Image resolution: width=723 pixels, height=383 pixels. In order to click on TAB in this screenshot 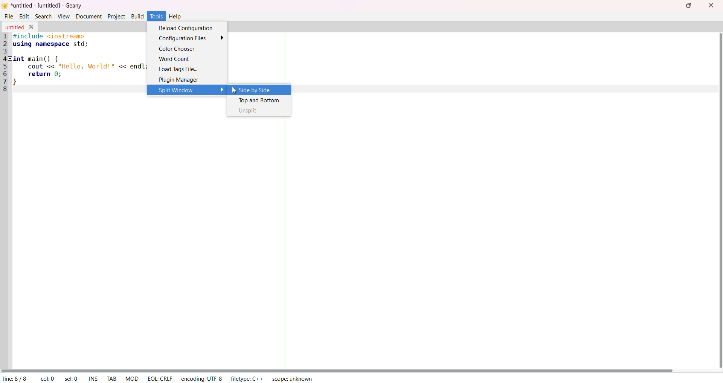, I will do `click(111, 378)`.